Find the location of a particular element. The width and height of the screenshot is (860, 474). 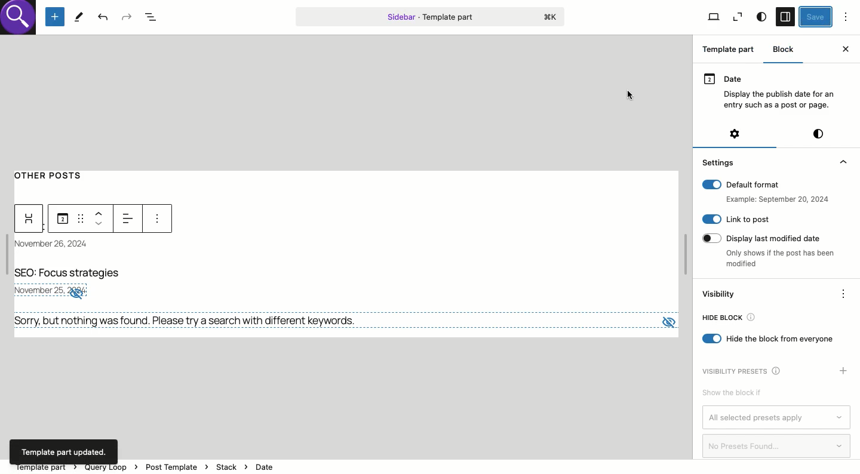

Options is located at coordinates (846, 16).